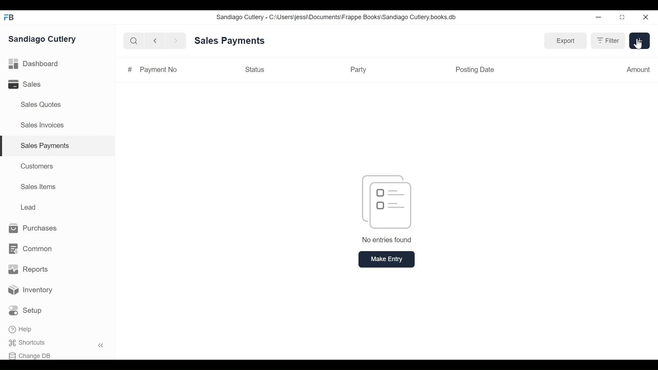  I want to click on Cursor, so click(638, 44).